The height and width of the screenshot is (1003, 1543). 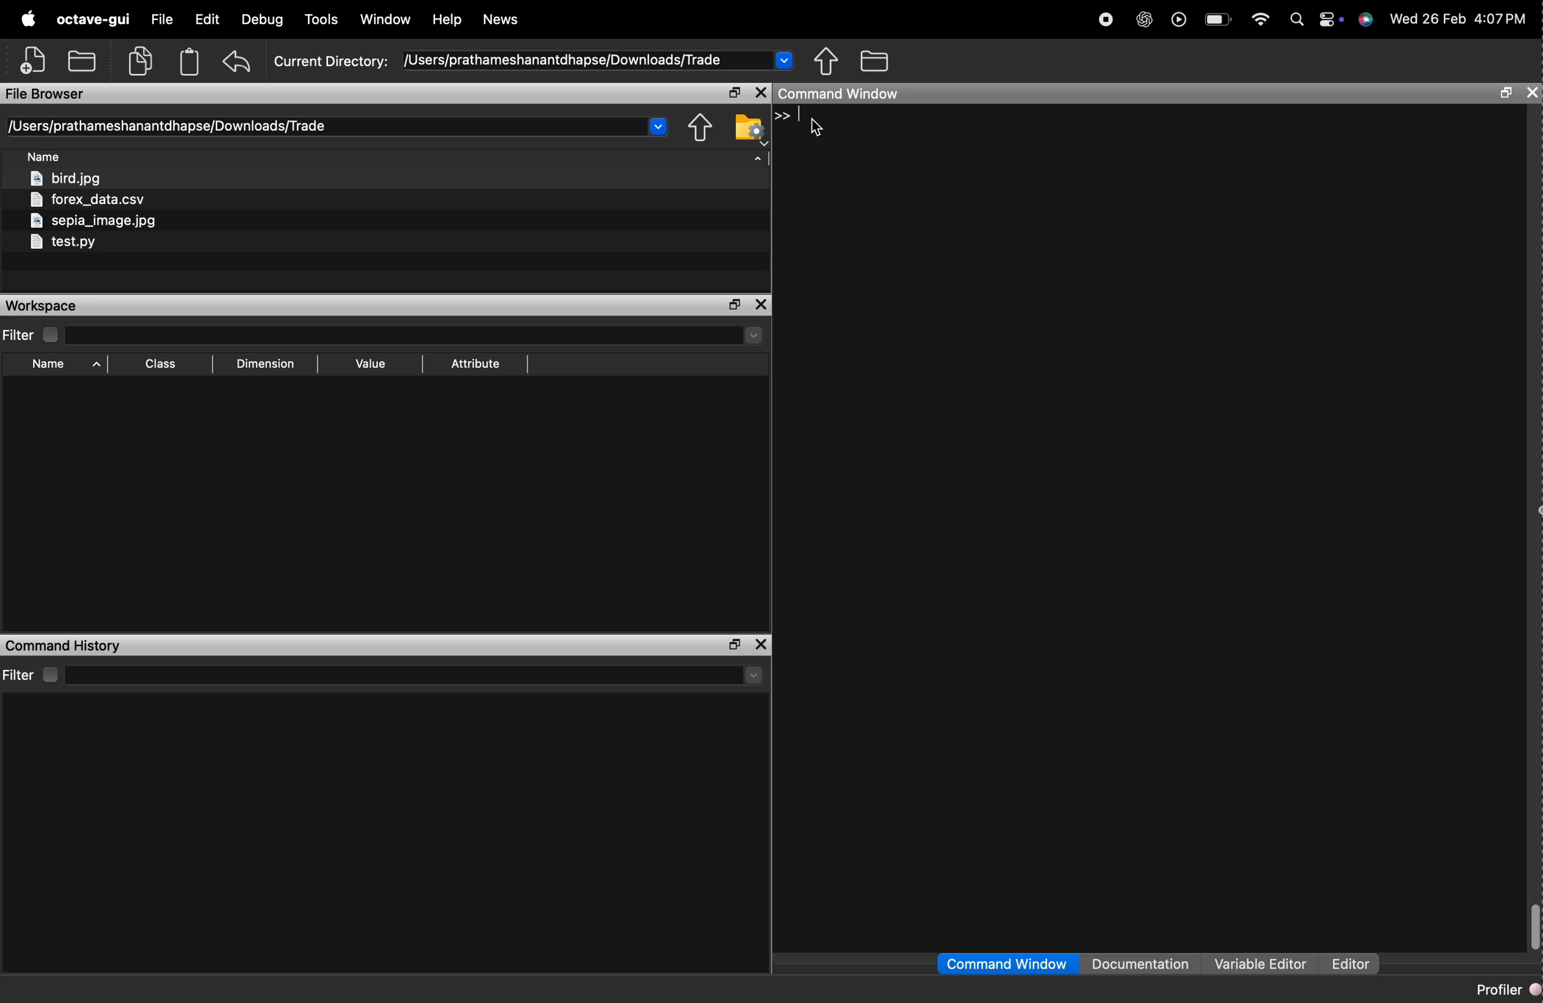 I want to click on News, so click(x=504, y=19).